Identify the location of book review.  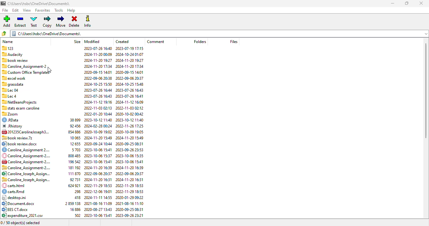
(17, 60).